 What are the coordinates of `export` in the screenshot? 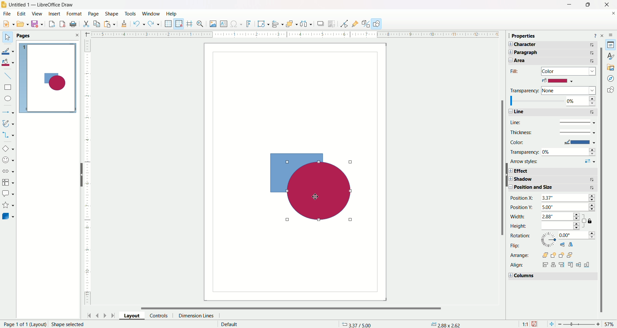 It's located at (50, 24).